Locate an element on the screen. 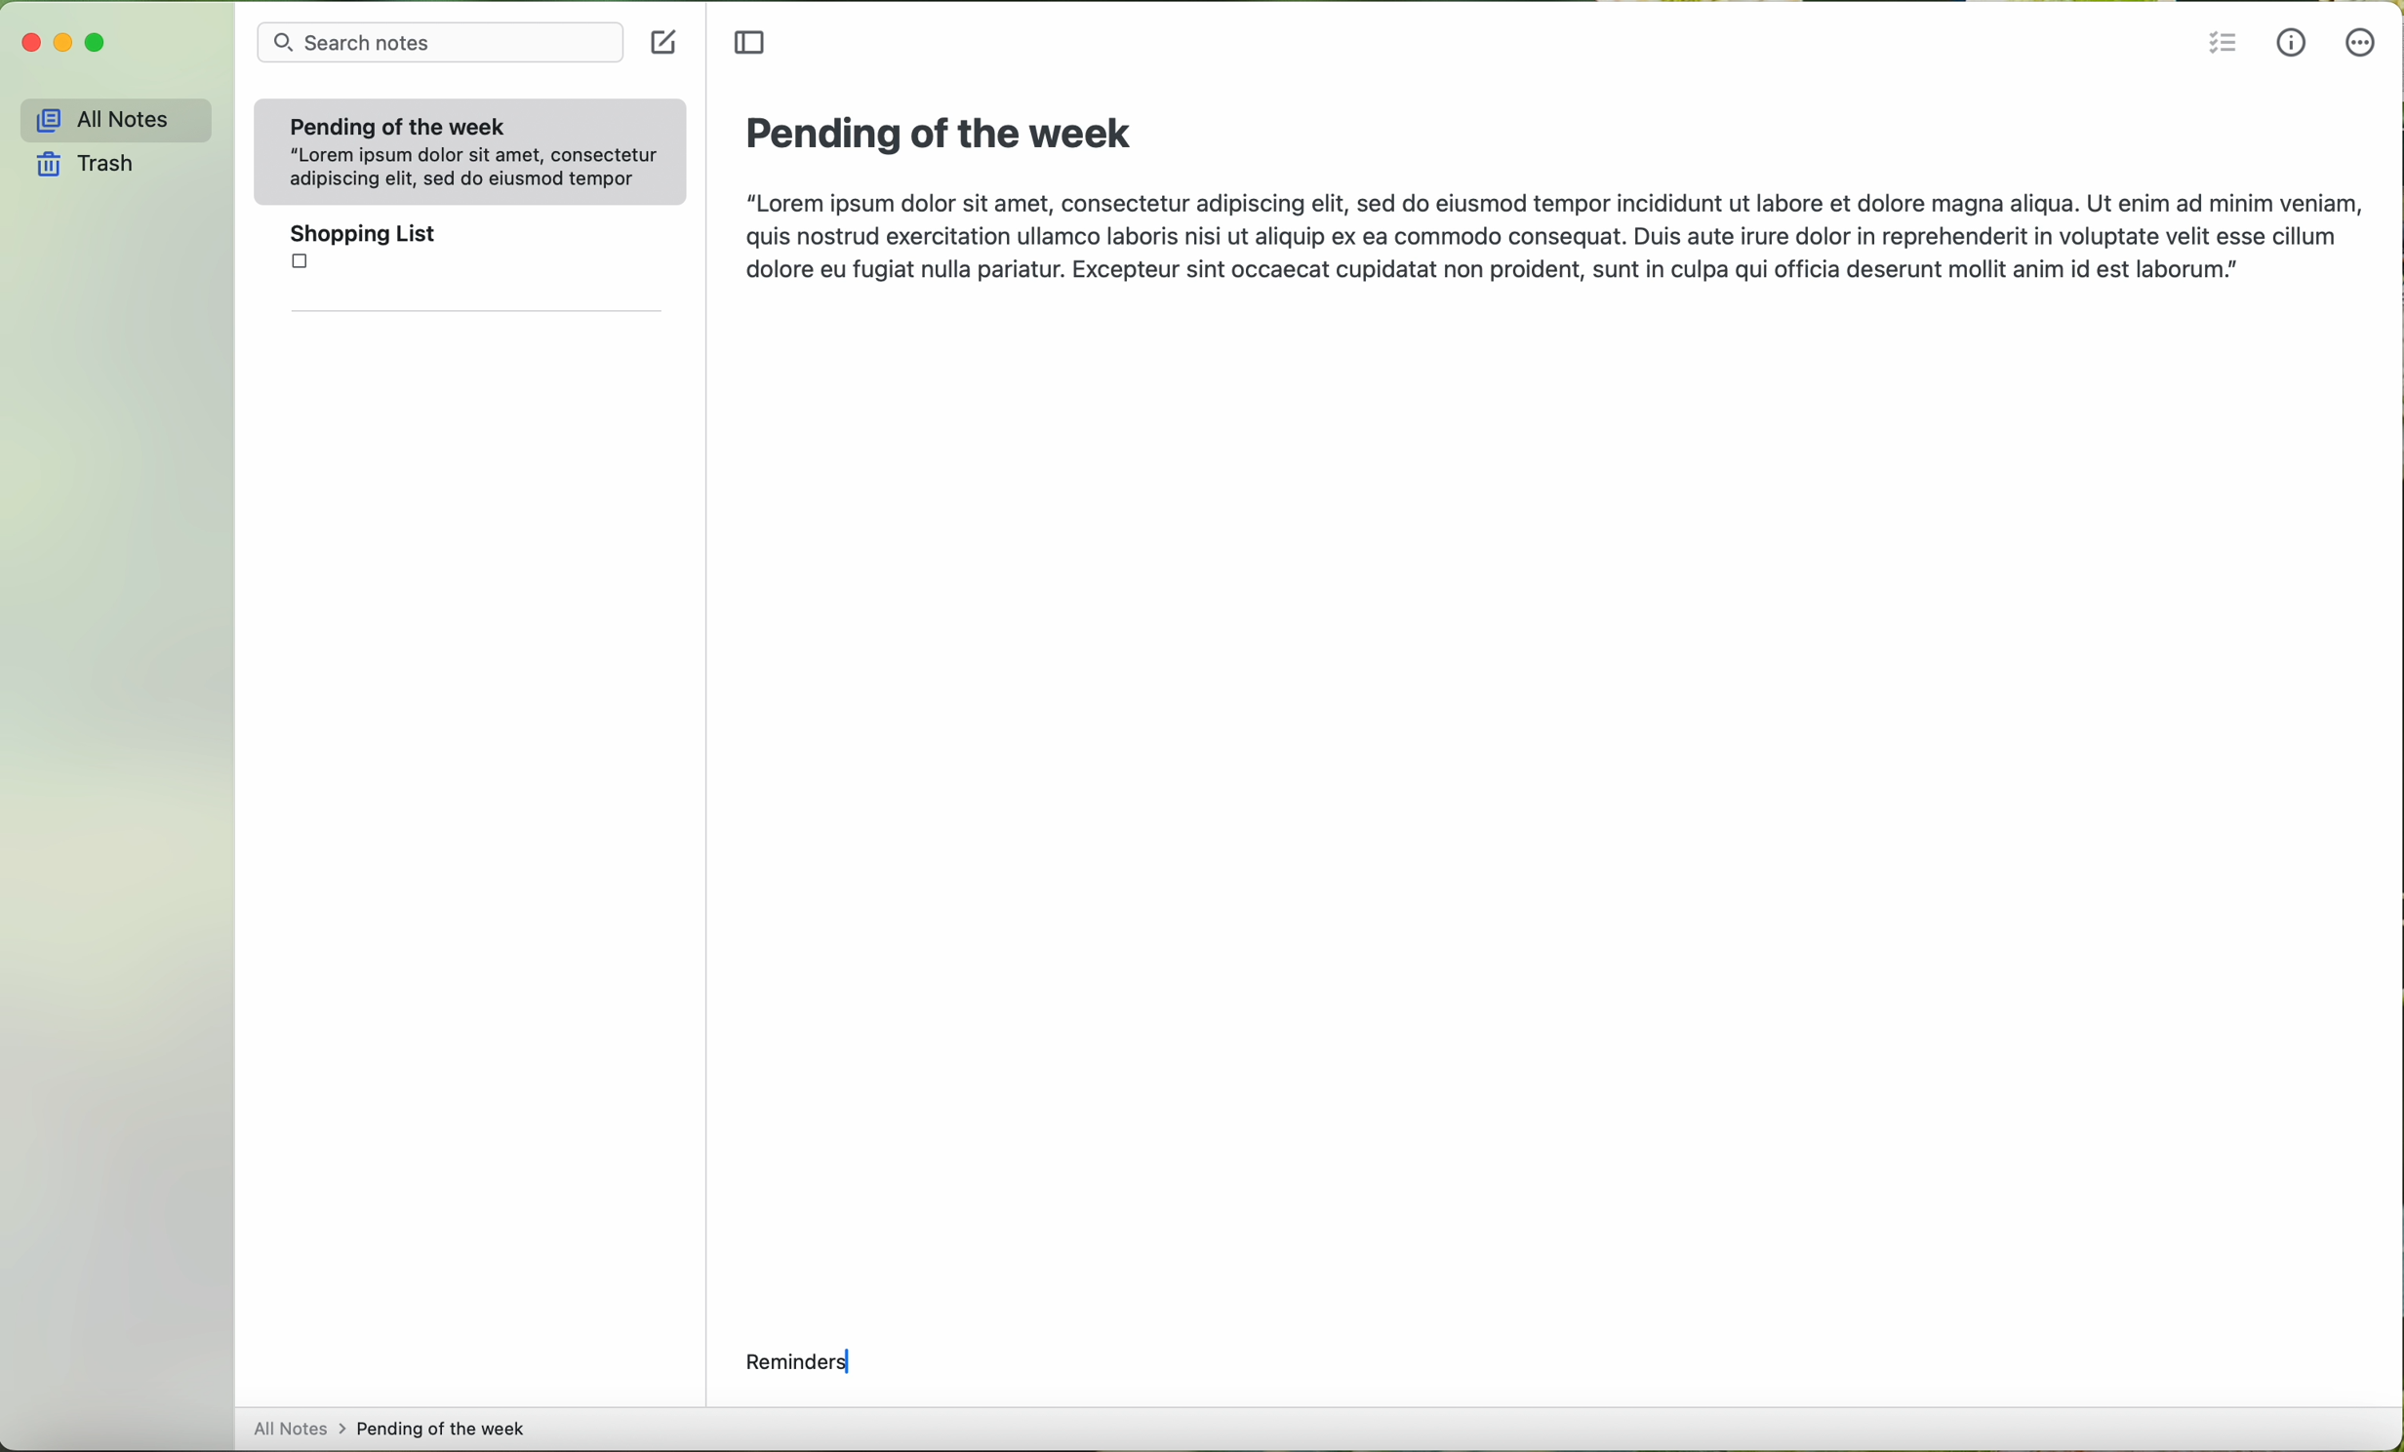  metrics is located at coordinates (2294, 45).